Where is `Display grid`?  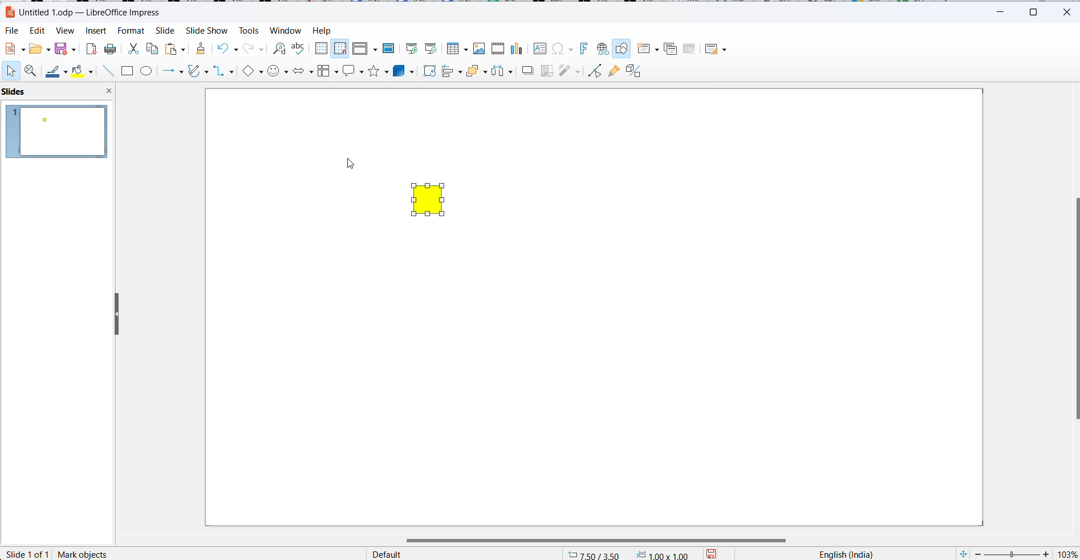
Display grid is located at coordinates (321, 47).